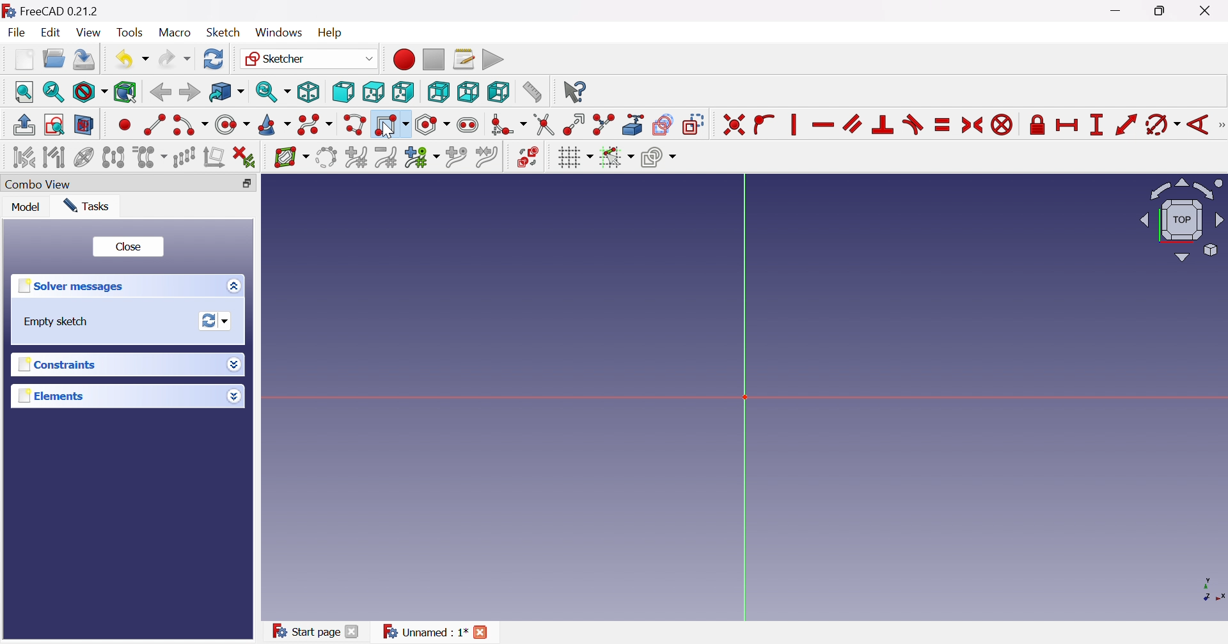 The width and height of the screenshot is (1228, 644). What do you see at coordinates (129, 30) in the screenshot?
I see `Tools` at bounding box center [129, 30].